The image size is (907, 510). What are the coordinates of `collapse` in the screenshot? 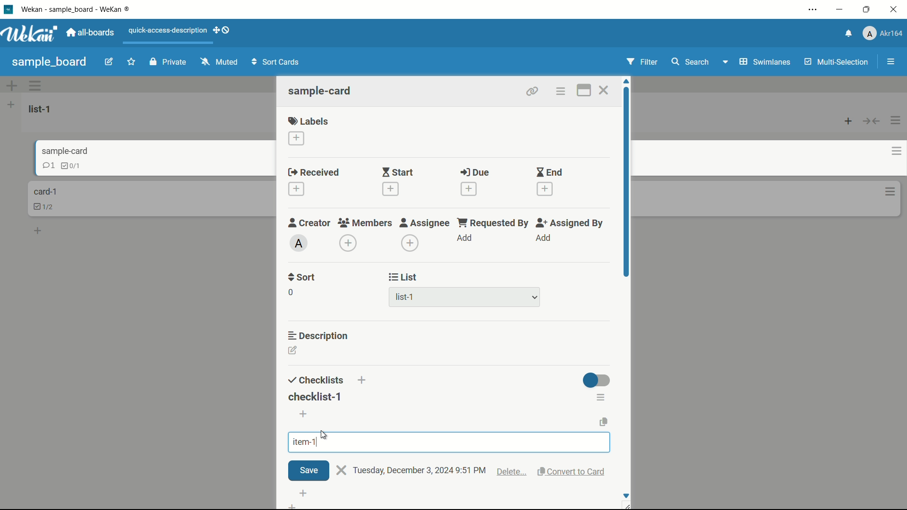 It's located at (872, 122).